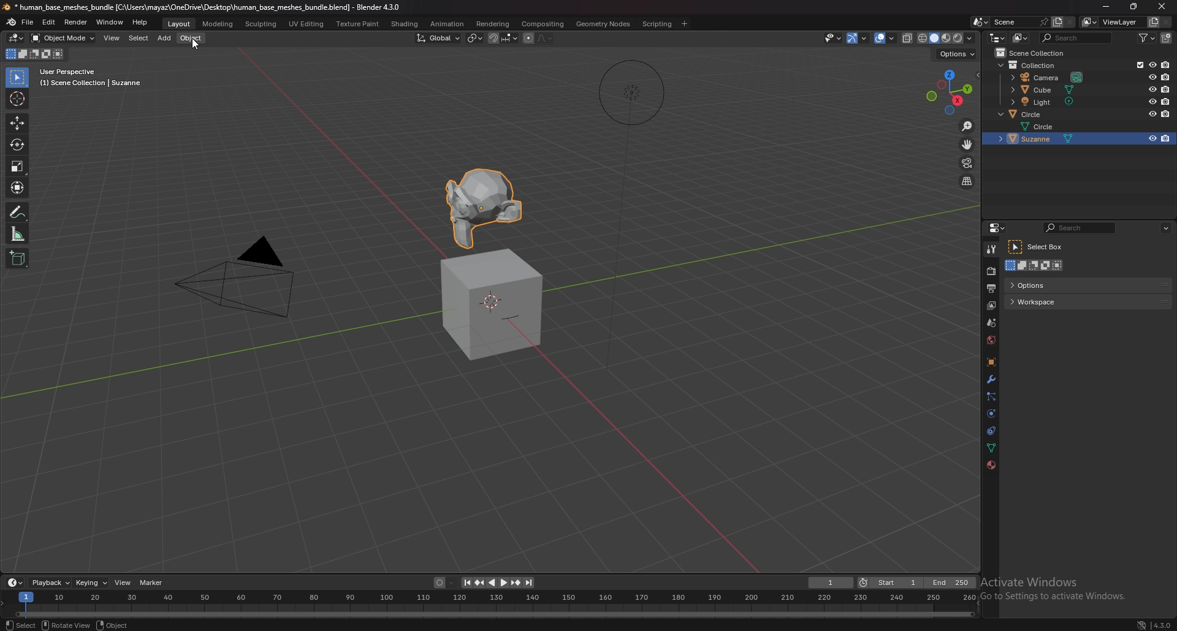  Describe the element at coordinates (1035, 53) in the screenshot. I see `collection` at that location.